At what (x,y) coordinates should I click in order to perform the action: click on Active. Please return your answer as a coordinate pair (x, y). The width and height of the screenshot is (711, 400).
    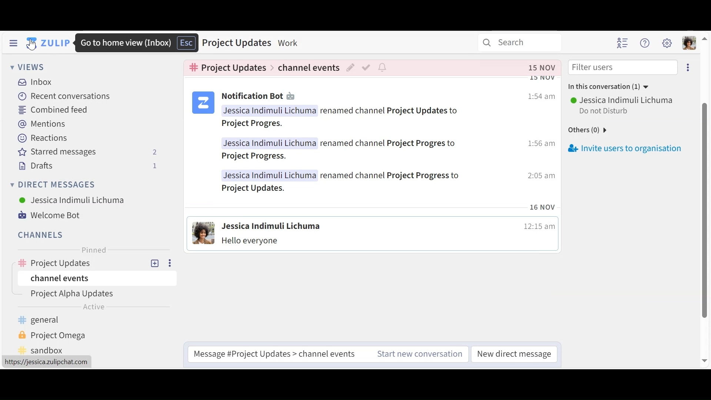
    Looking at the image, I should click on (92, 308).